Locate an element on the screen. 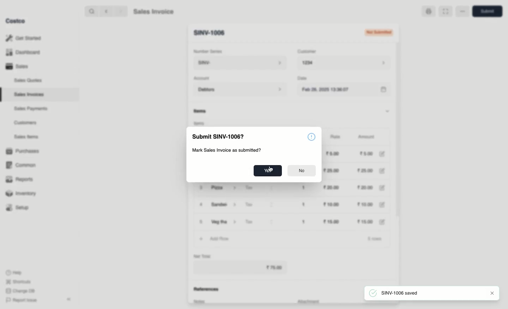 Image resolution: width=508 pixels, height=309 pixels. Mark Sales Invoice as submitted? is located at coordinates (226, 150).